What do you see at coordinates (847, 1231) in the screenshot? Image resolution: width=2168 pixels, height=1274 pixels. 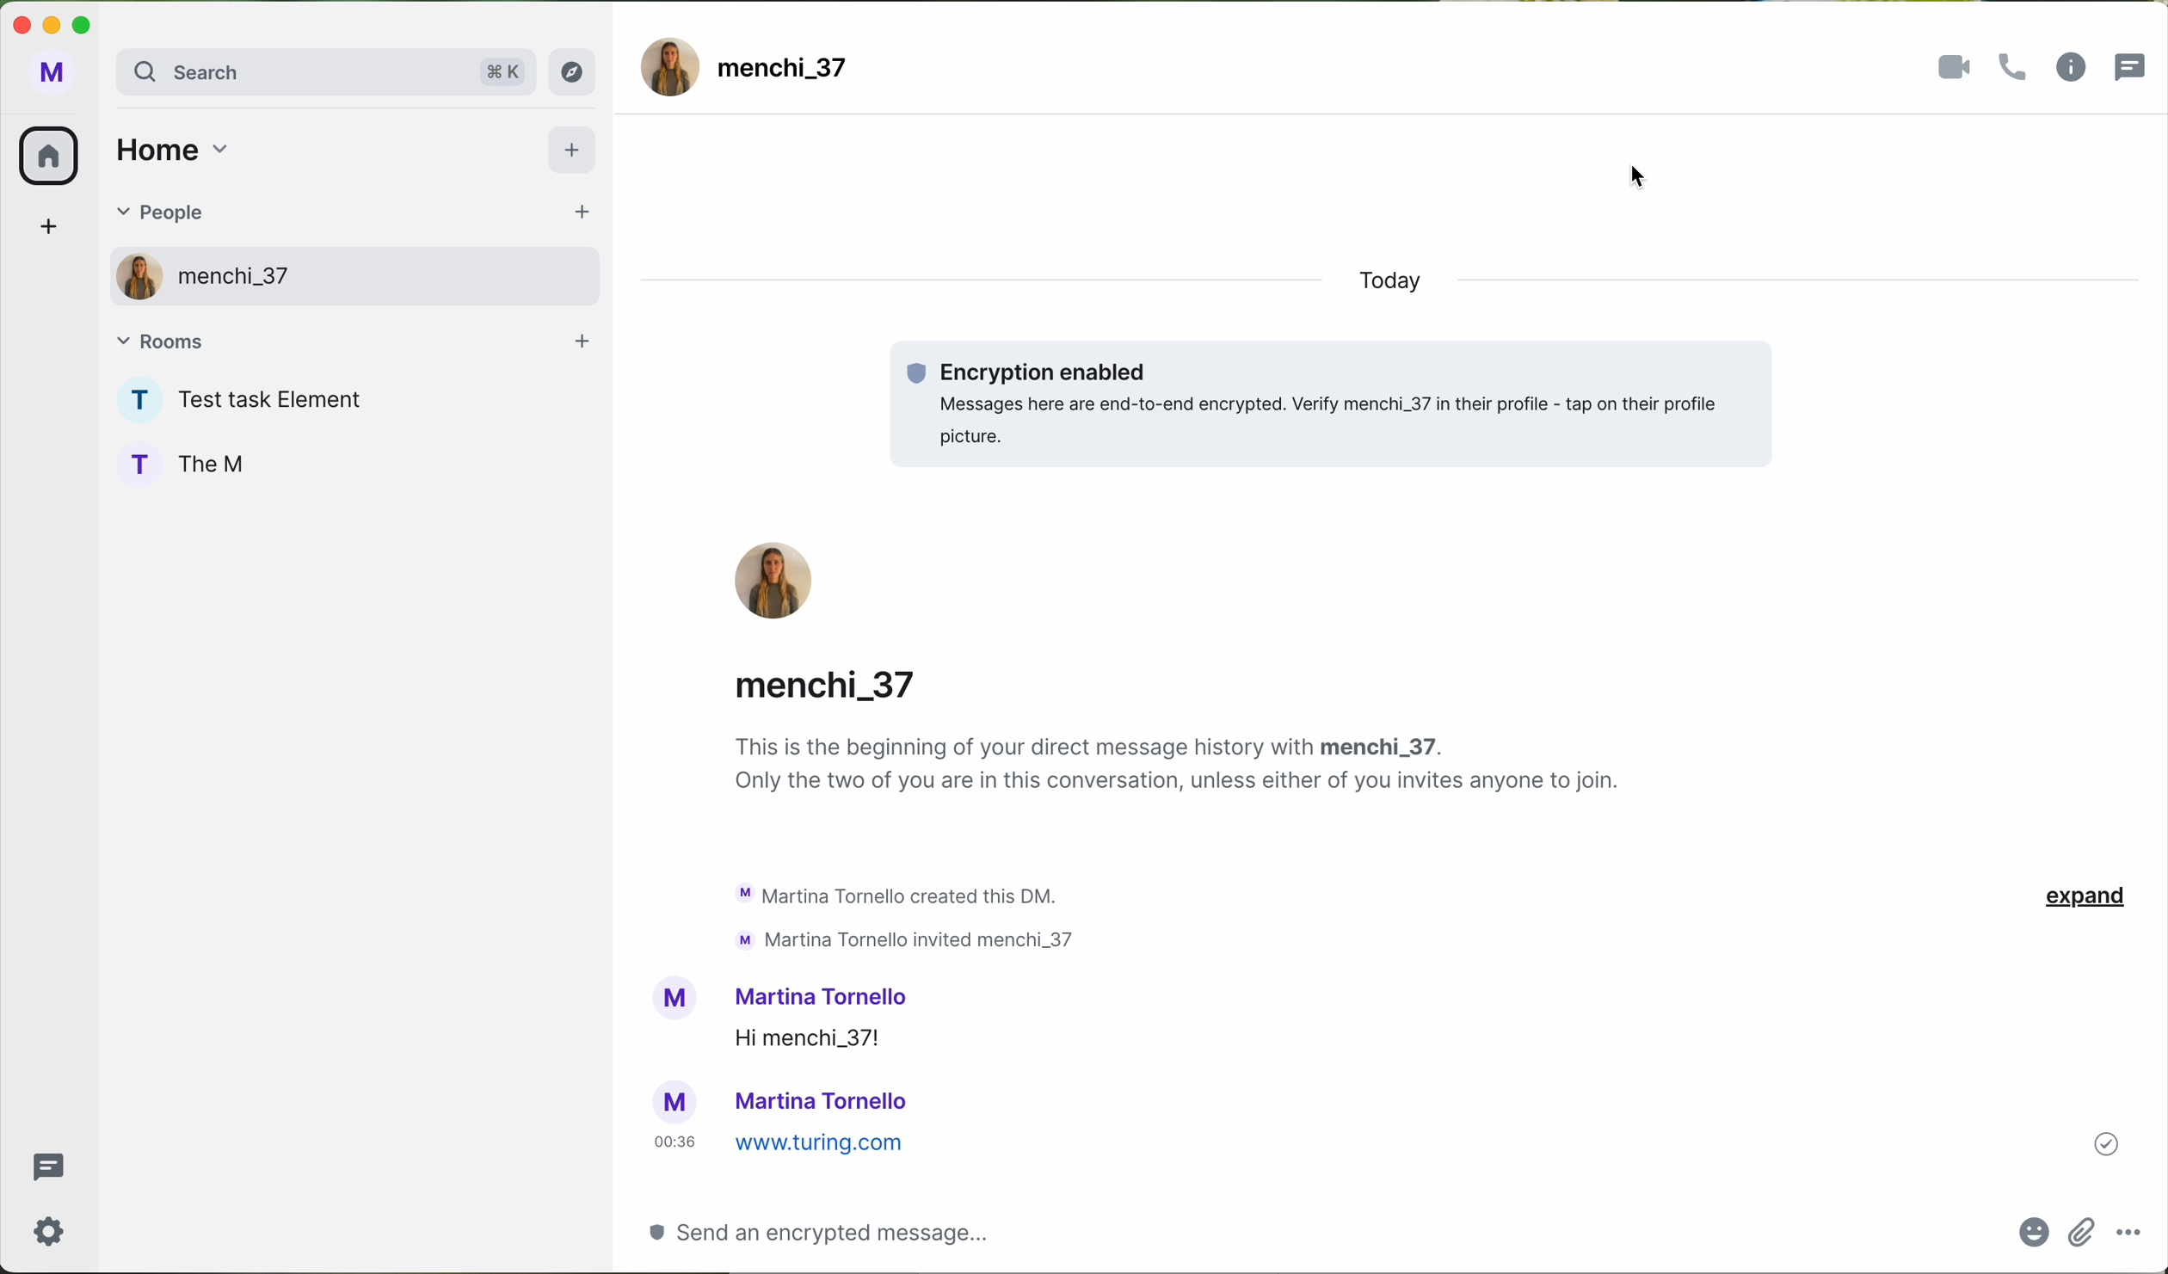 I see `send a message` at bounding box center [847, 1231].